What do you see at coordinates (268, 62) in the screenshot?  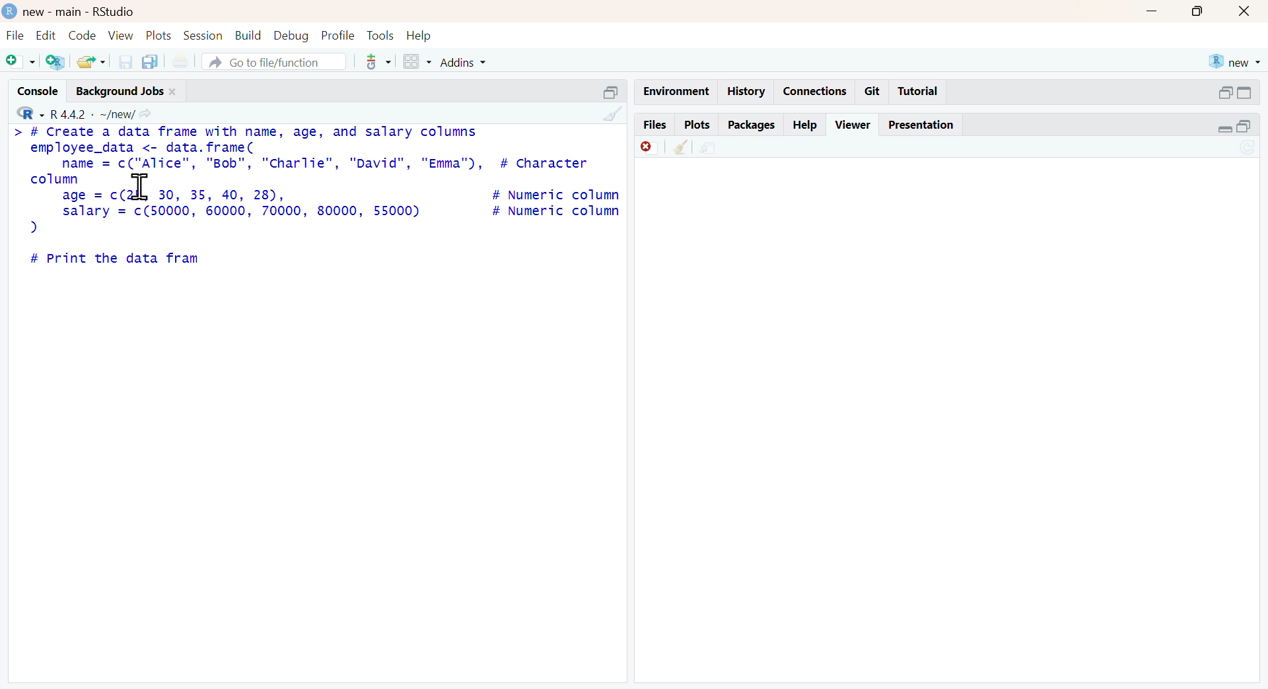 I see `A Go to file/function` at bounding box center [268, 62].